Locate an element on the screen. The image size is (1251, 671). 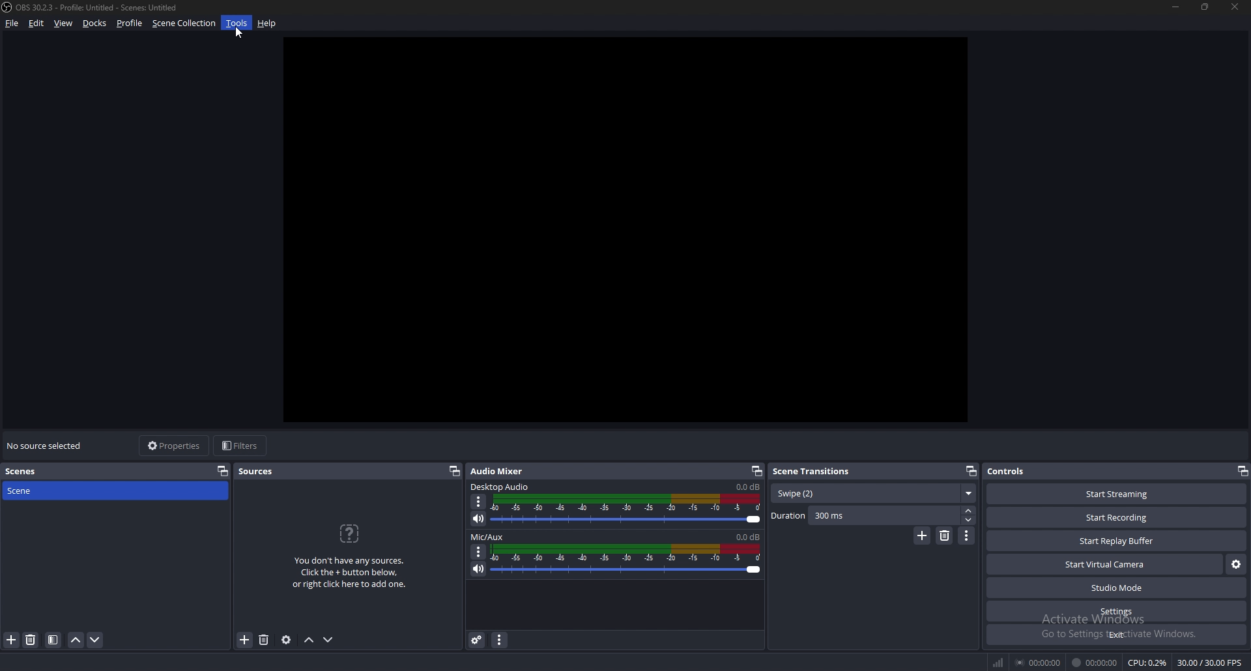
remove scene is located at coordinates (31, 640).